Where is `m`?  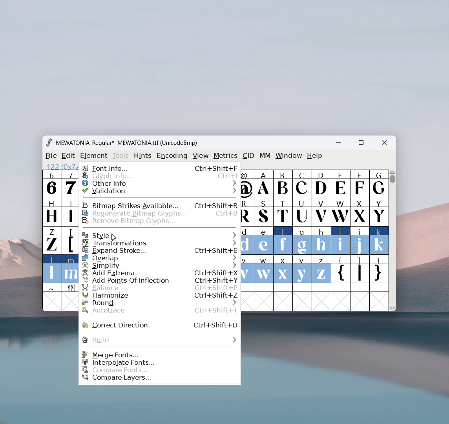 m is located at coordinates (70, 269).